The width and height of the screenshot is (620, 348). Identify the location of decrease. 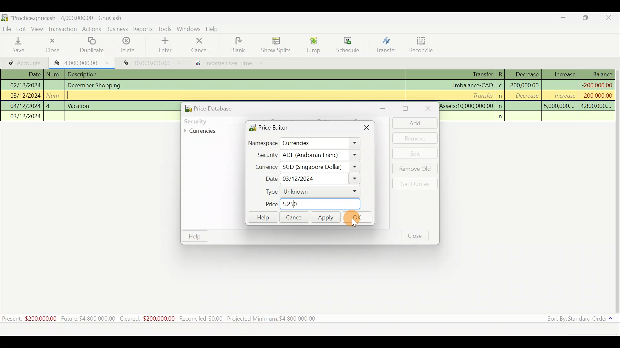
(525, 96).